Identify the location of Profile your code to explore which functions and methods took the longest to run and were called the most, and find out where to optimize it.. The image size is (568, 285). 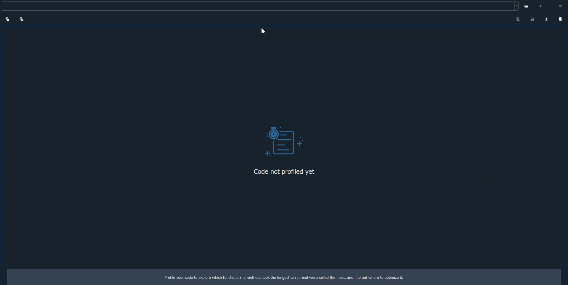
(289, 278).